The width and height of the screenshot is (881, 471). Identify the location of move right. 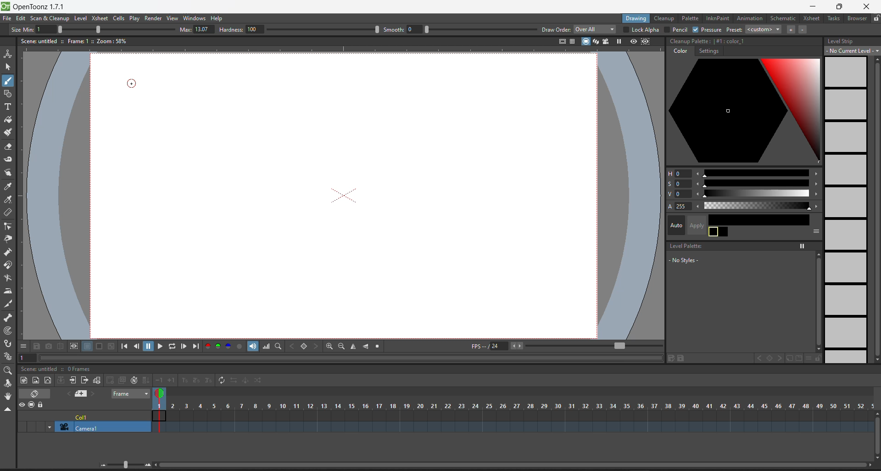
(816, 205).